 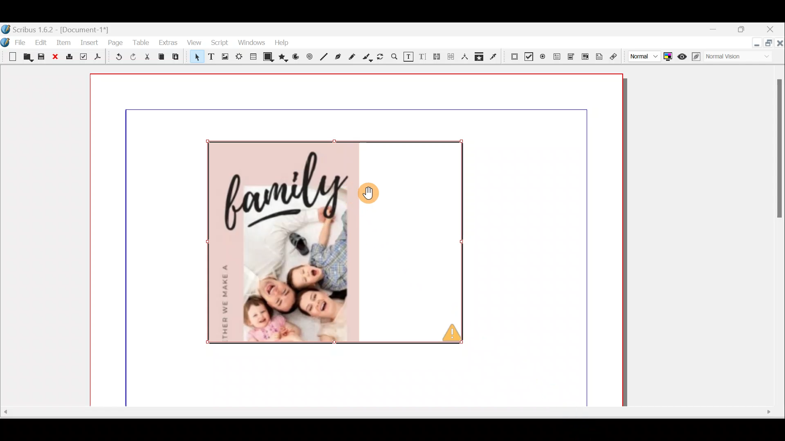 I want to click on PDF List box, so click(x=585, y=56).